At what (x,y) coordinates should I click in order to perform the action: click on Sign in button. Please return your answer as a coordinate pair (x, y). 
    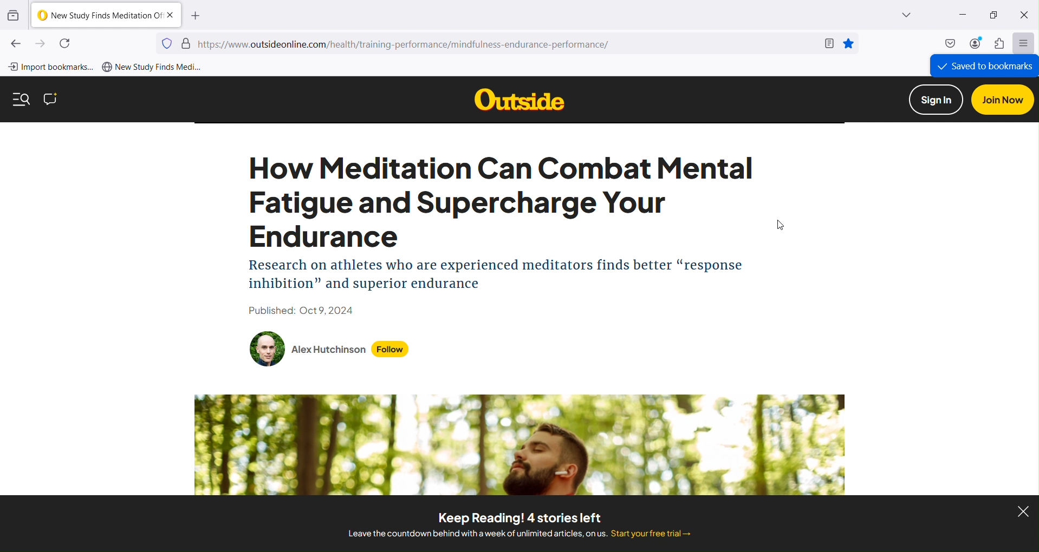
    Looking at the image, I should click on (936, 100).